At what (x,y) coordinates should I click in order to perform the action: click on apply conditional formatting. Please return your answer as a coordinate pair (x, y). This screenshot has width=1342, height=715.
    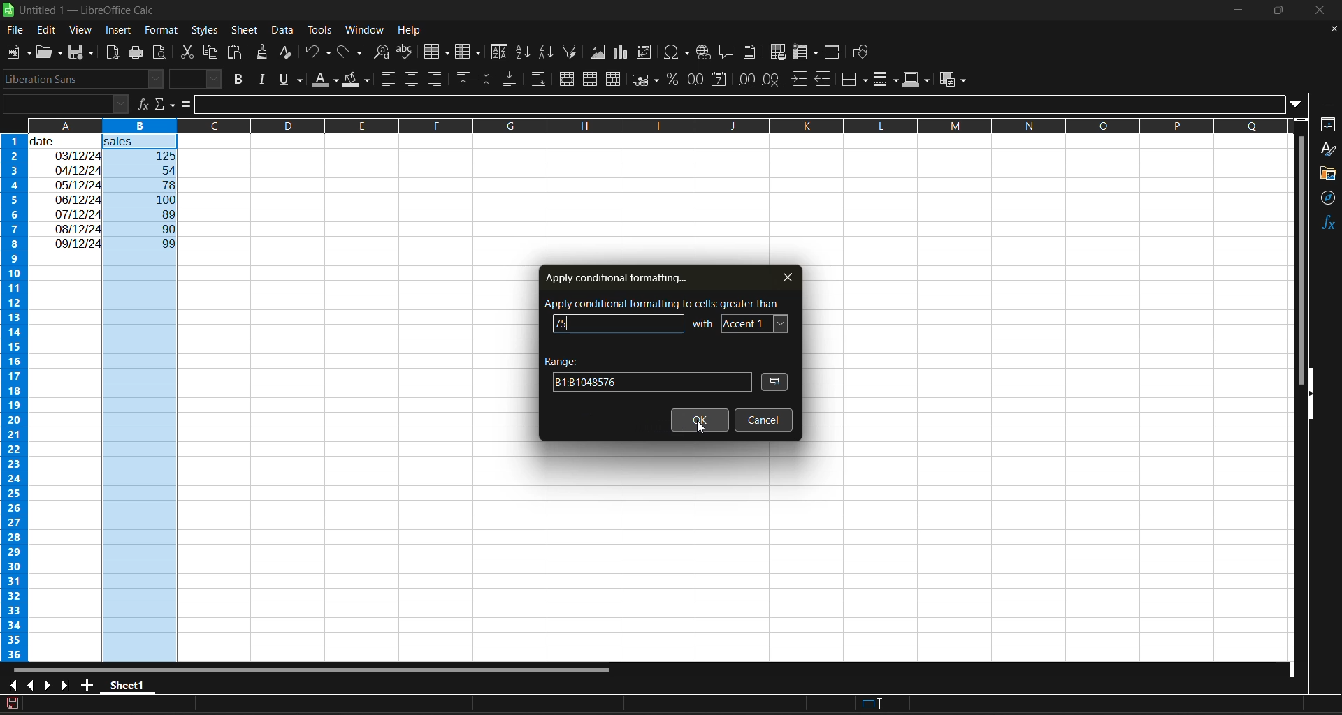
    Looking at the image, I should click on (615, 276).